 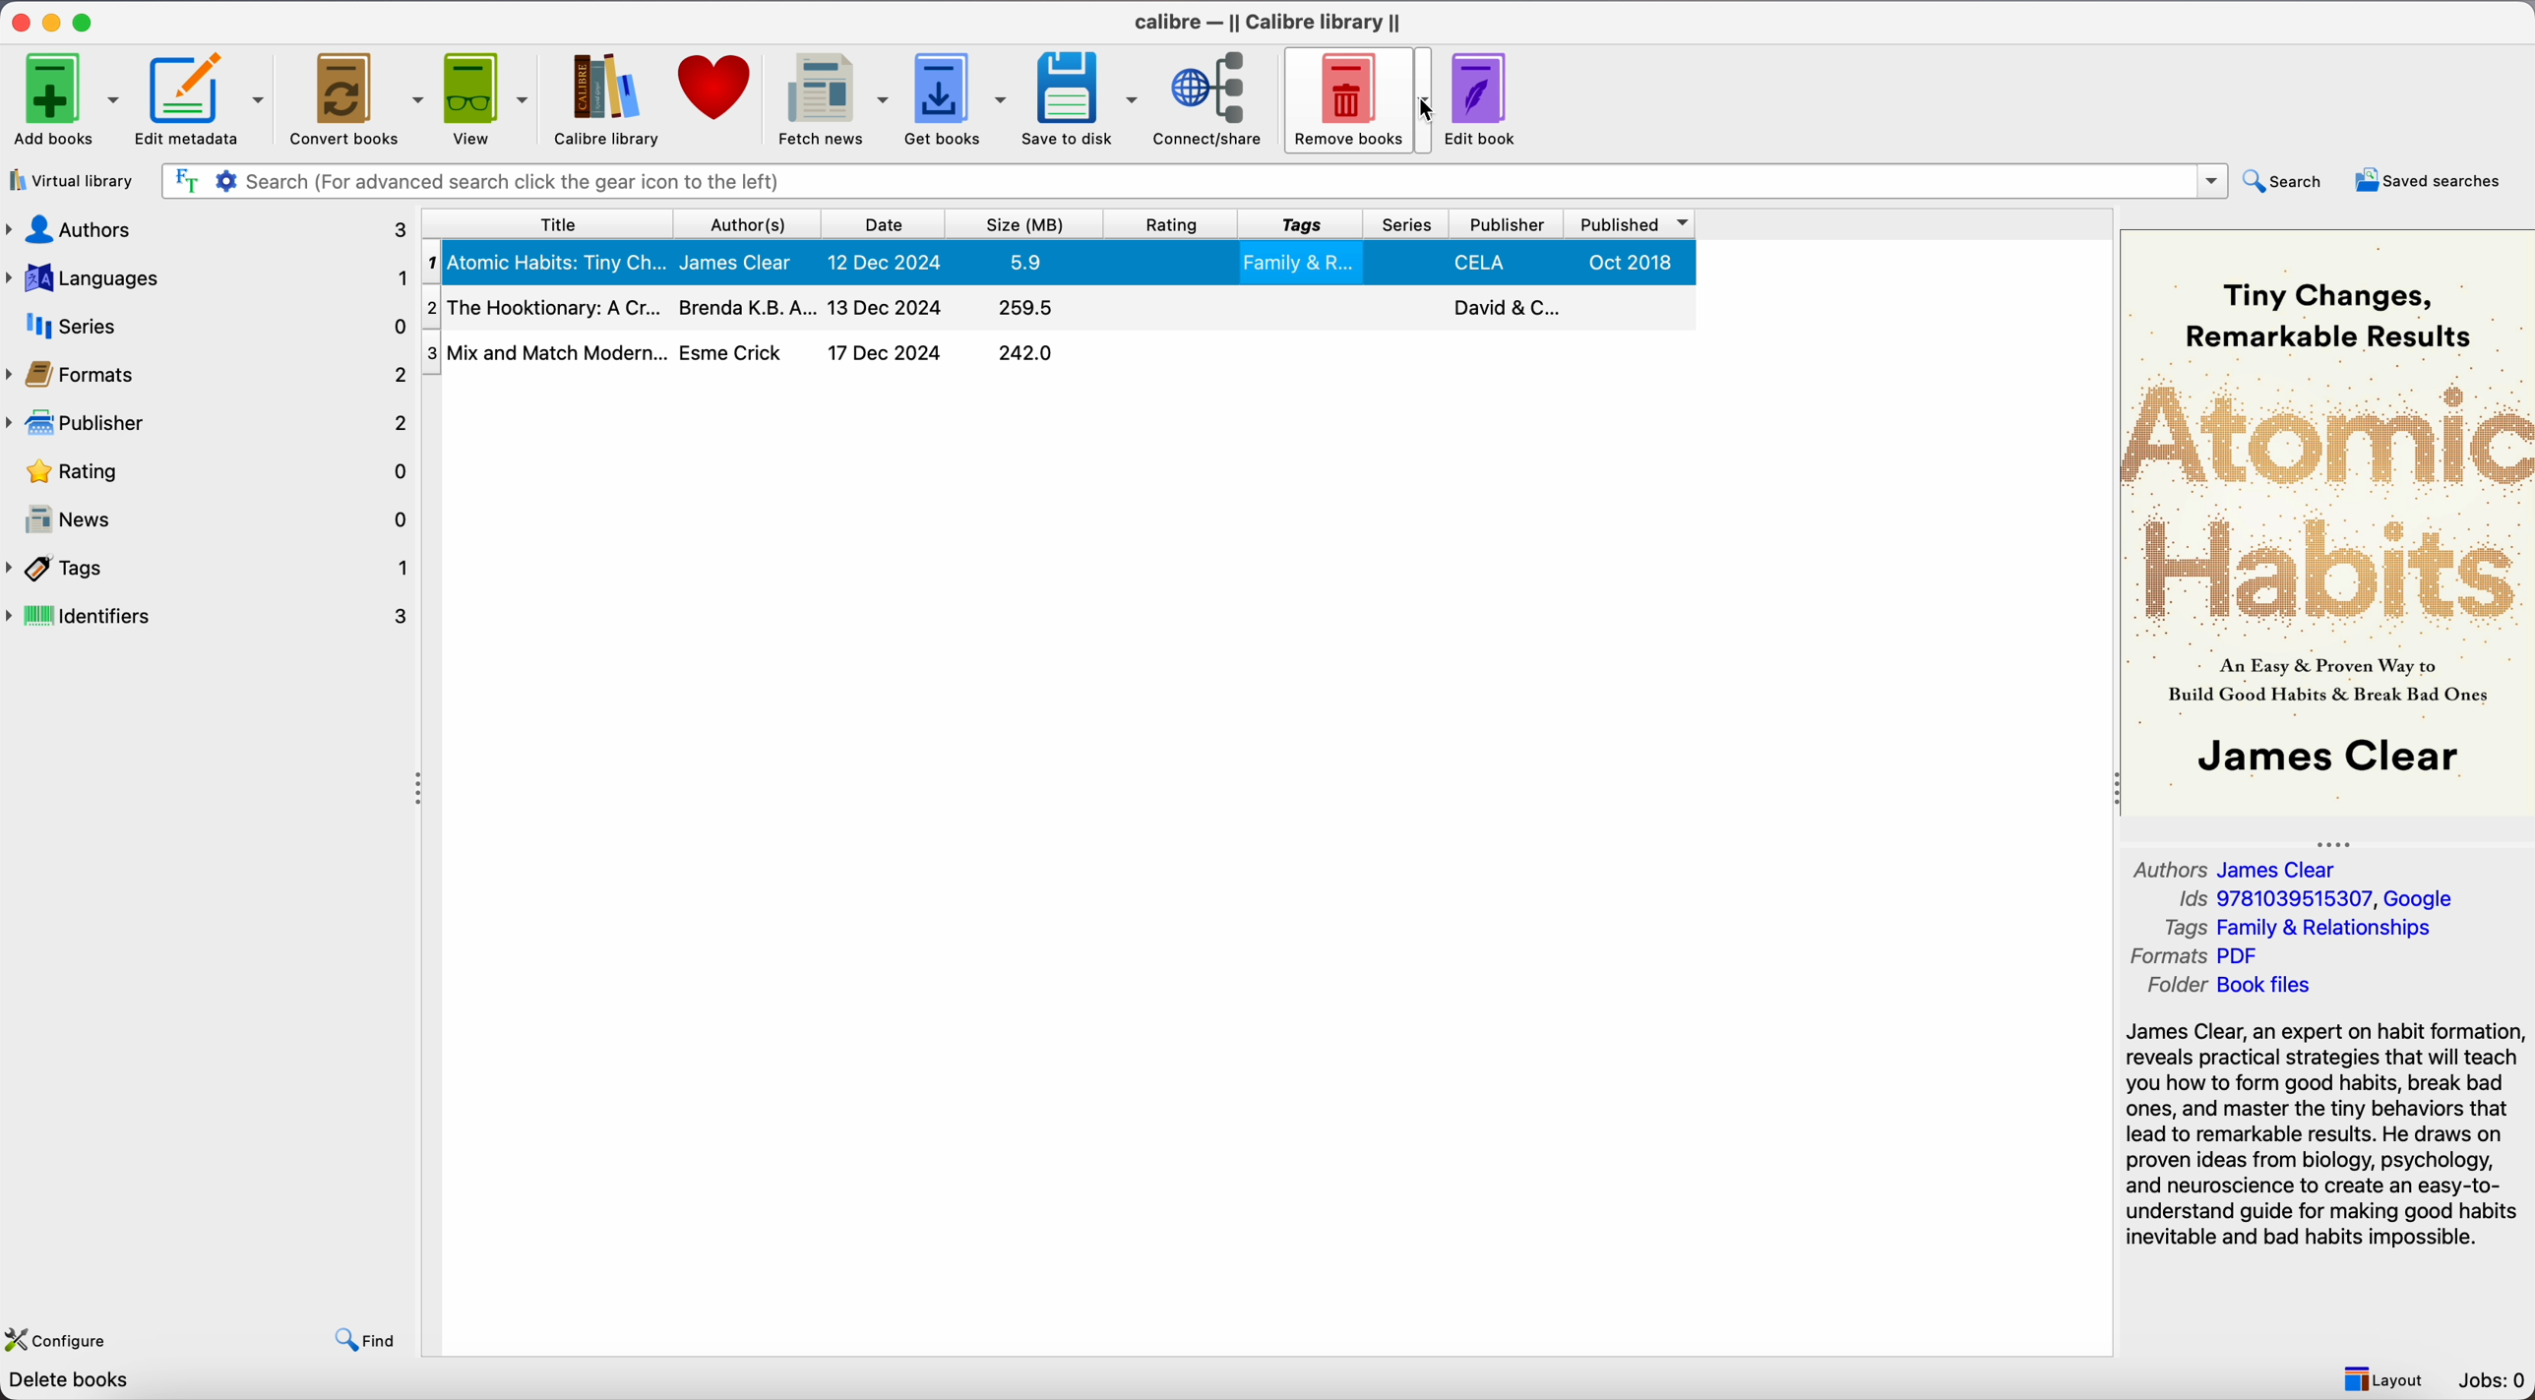 I want to click on Family & R.., so click(x=1295, y=262).